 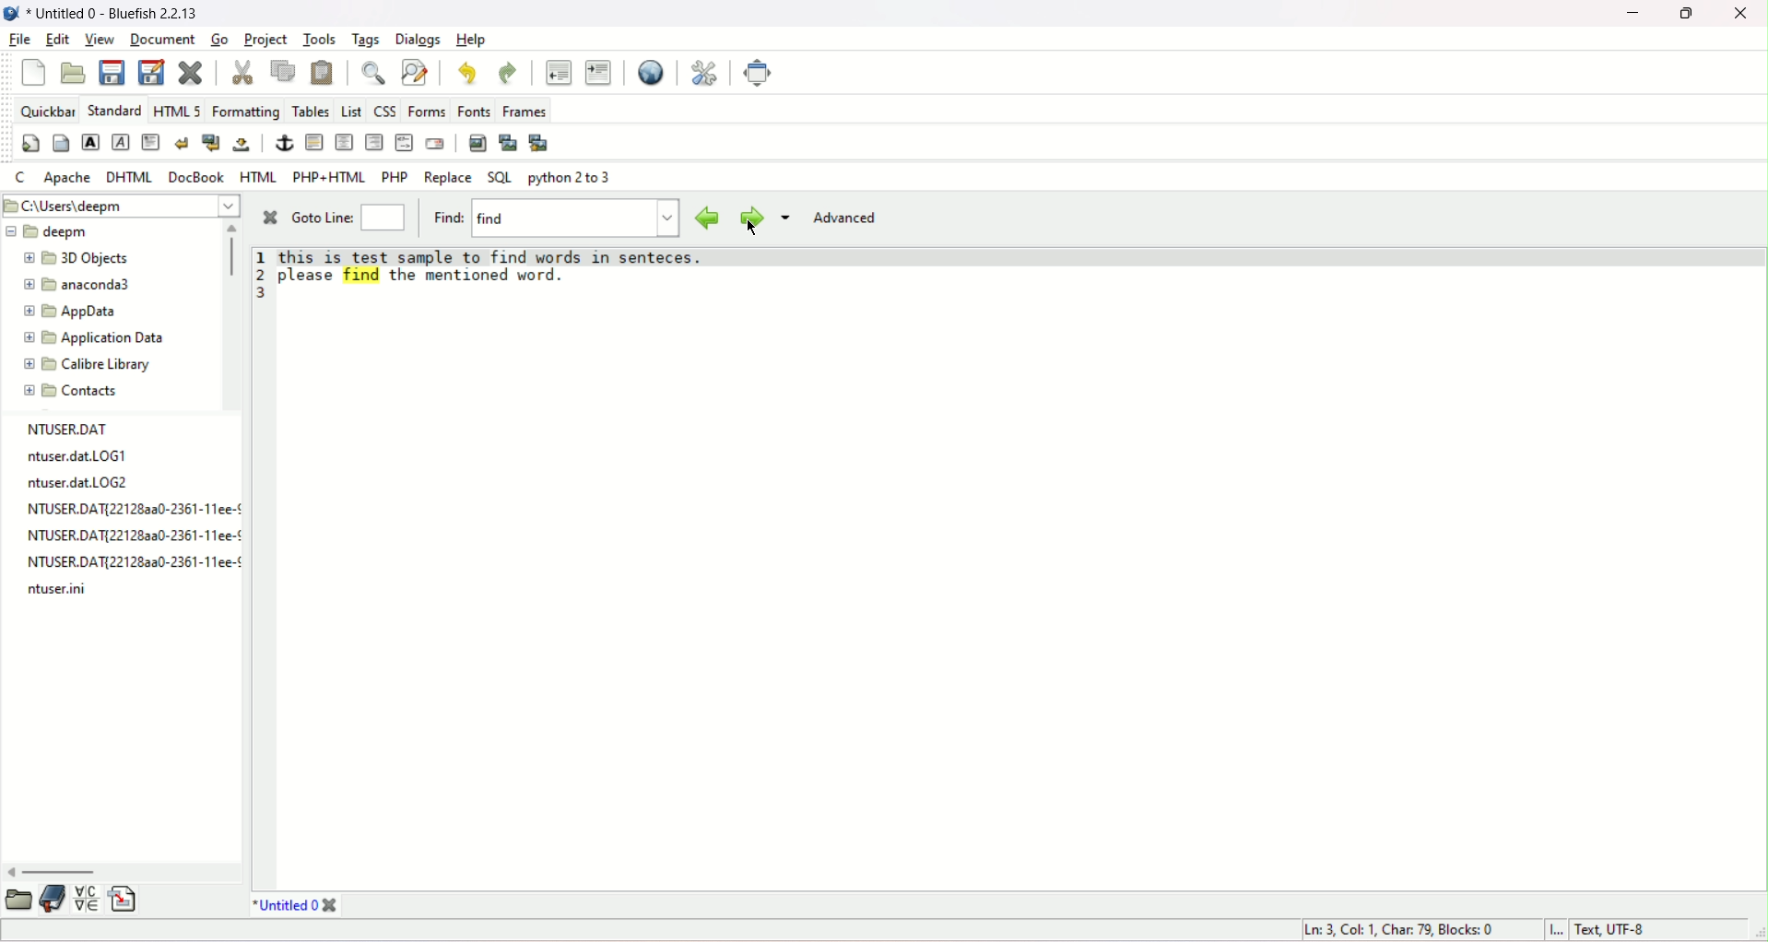 I want to click on vertical scroll bar, so click(x=230, y=261).